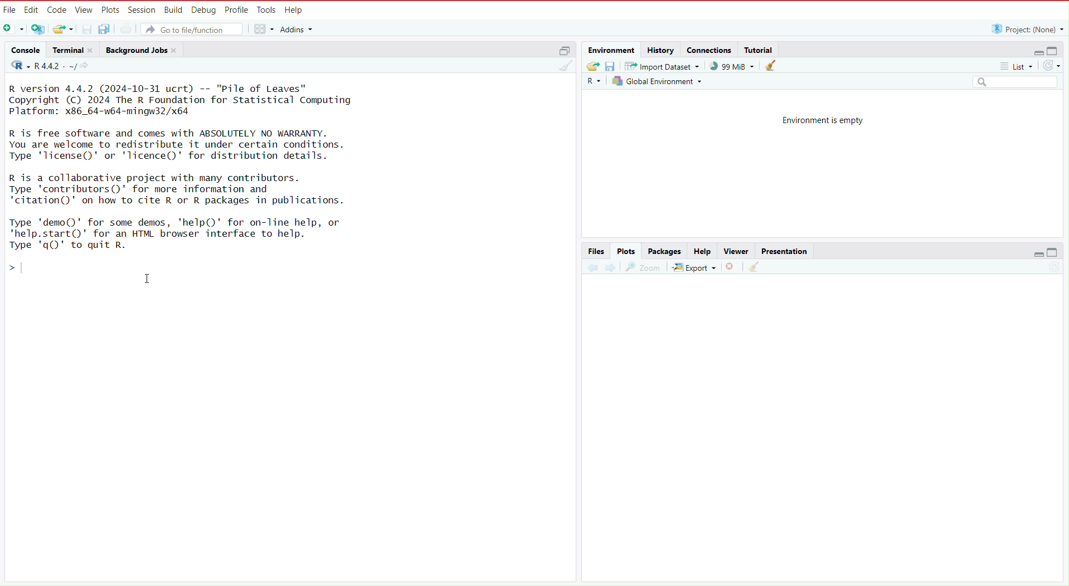 This screenshot has width=1069, height=586. I want to click on create a project, so click(37, 28).